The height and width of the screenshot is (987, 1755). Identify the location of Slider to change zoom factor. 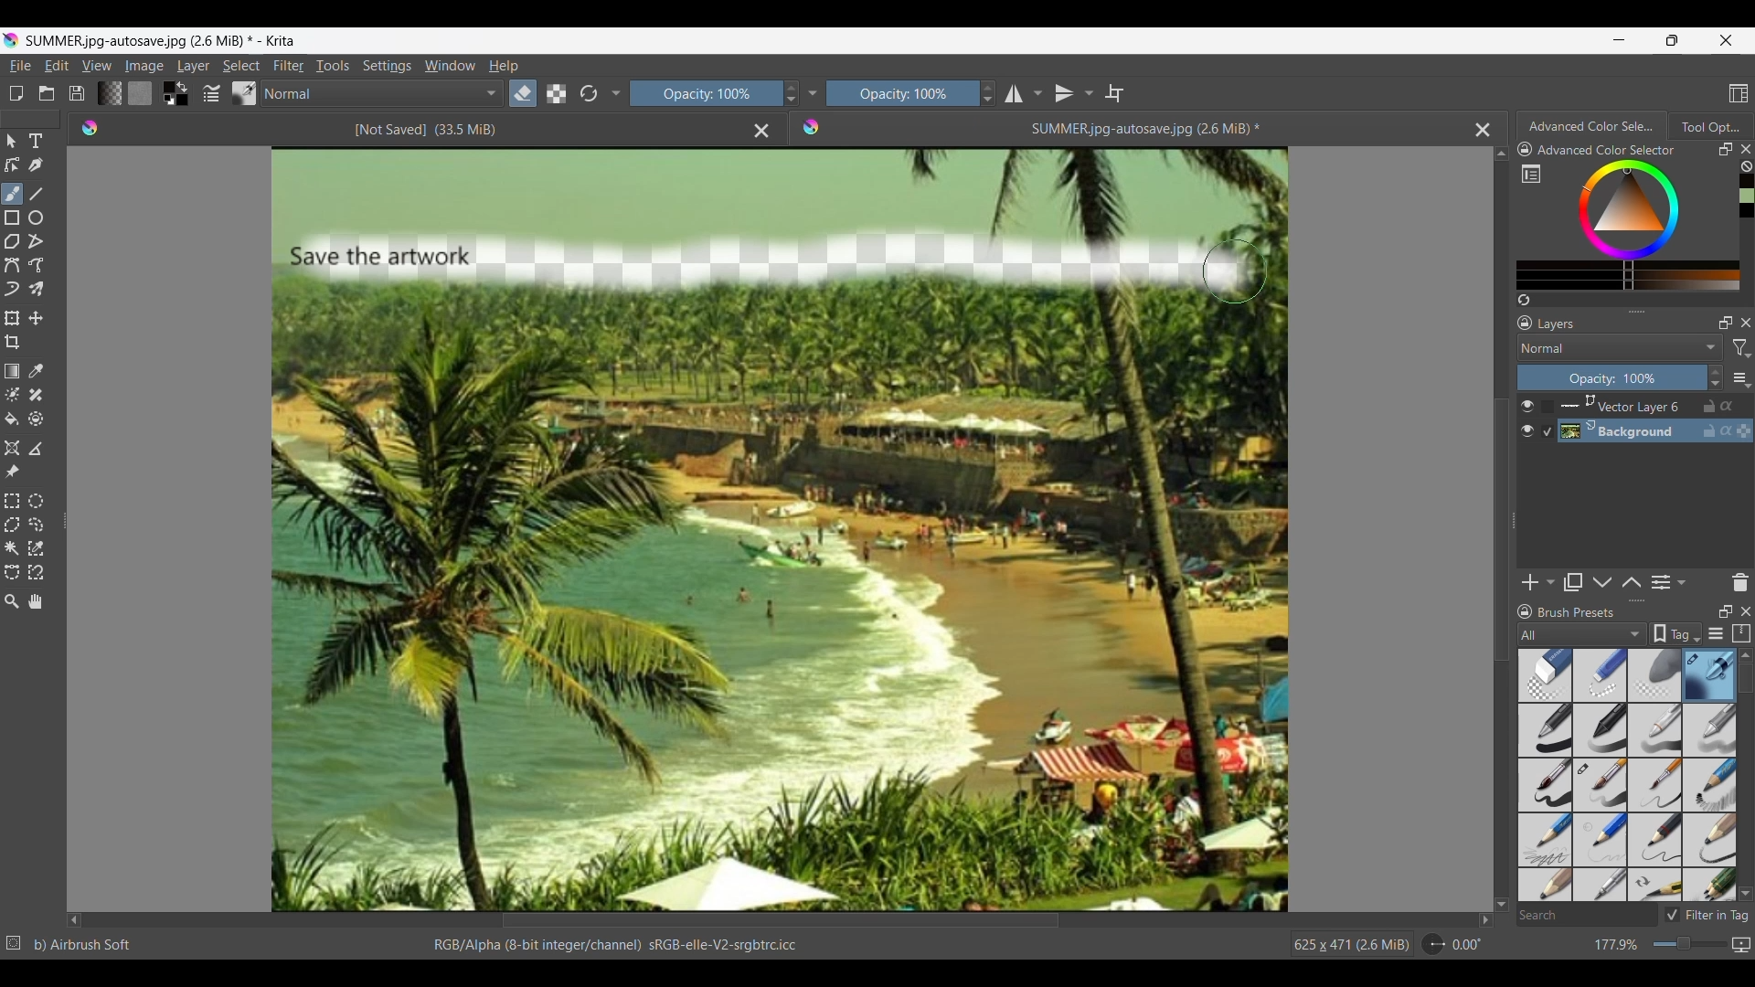
(1690, 944).